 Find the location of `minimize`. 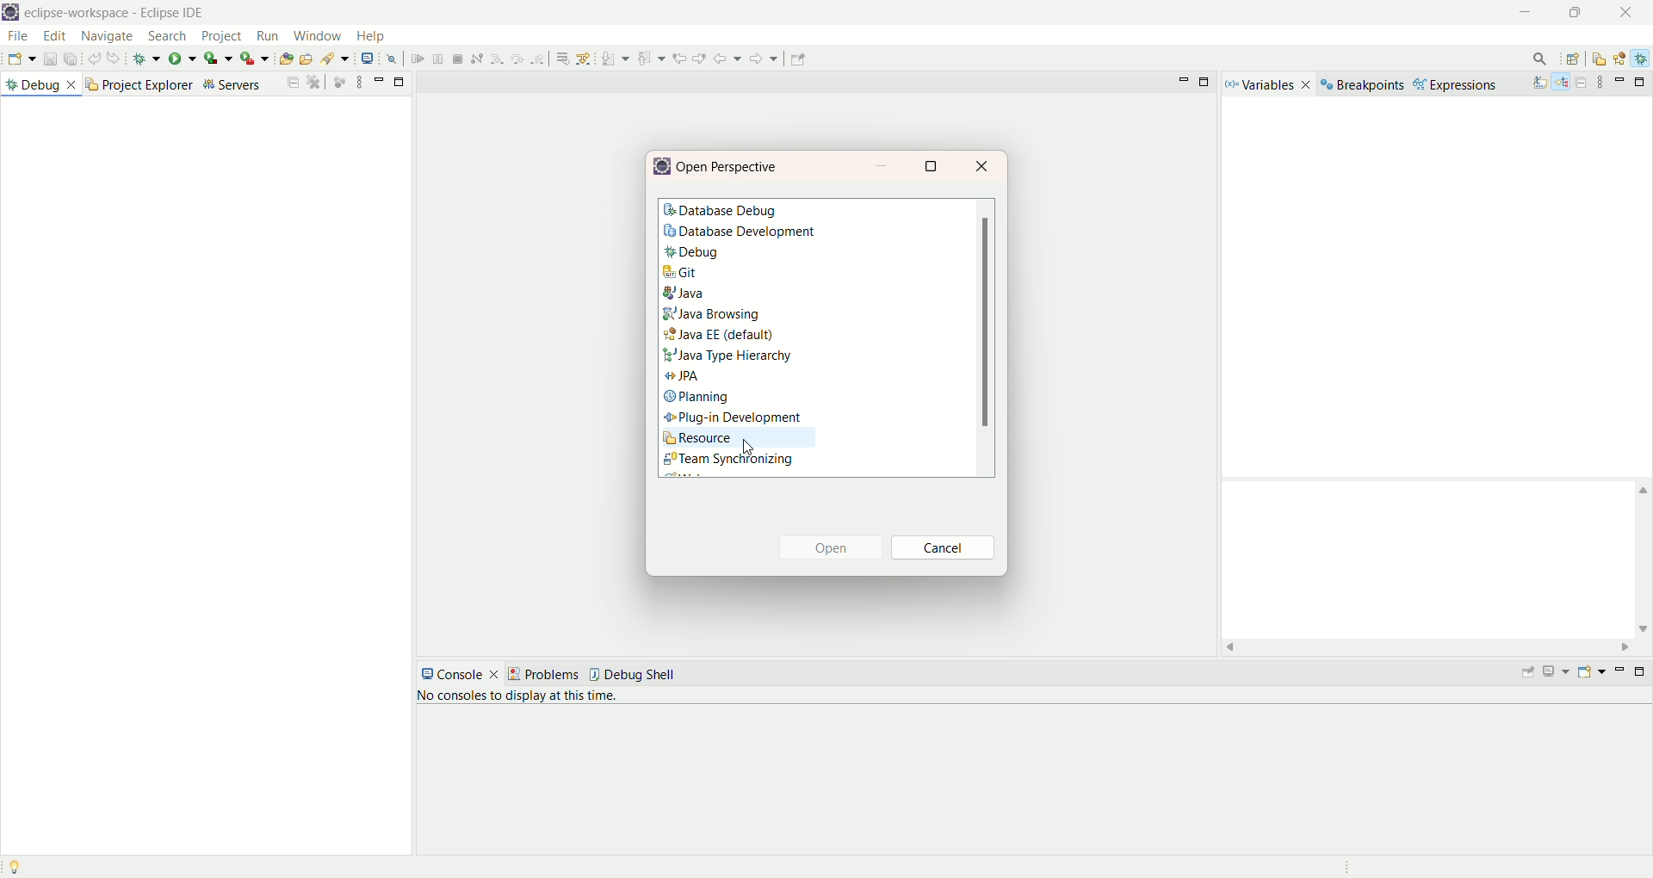

minimize is located at coordinates (1182, 81).